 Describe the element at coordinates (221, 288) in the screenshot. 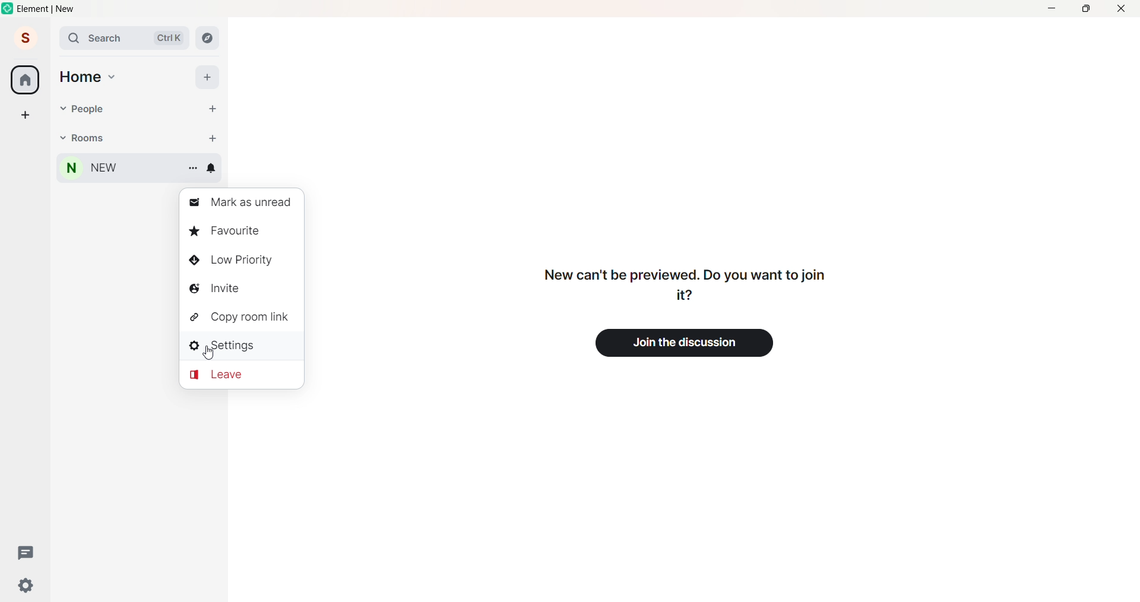

I see `invite` at that location.